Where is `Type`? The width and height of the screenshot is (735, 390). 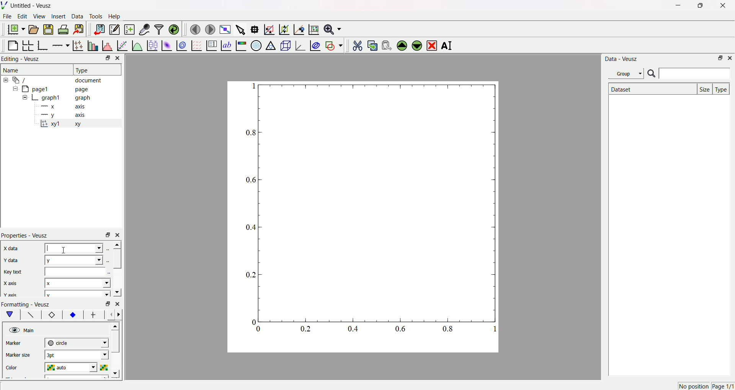
Type is located at coordinates (722, 88).